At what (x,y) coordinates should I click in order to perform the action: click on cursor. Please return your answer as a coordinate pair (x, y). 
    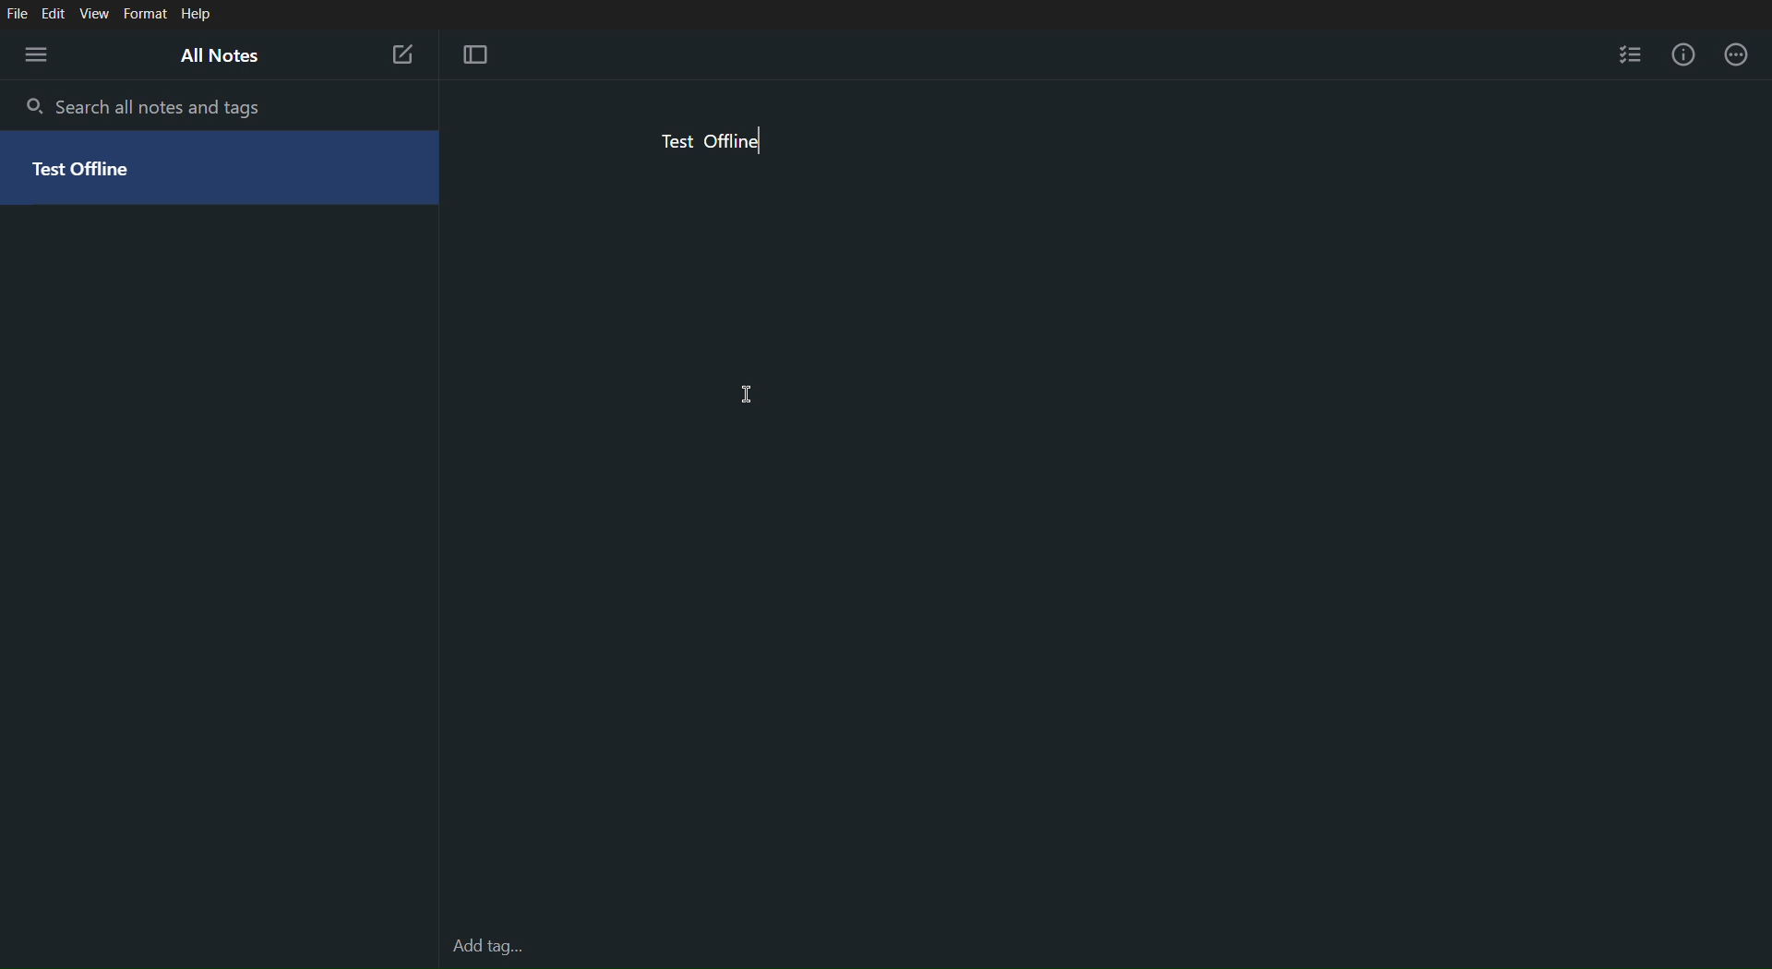
    Looking at the image, I should click on (748, 395).